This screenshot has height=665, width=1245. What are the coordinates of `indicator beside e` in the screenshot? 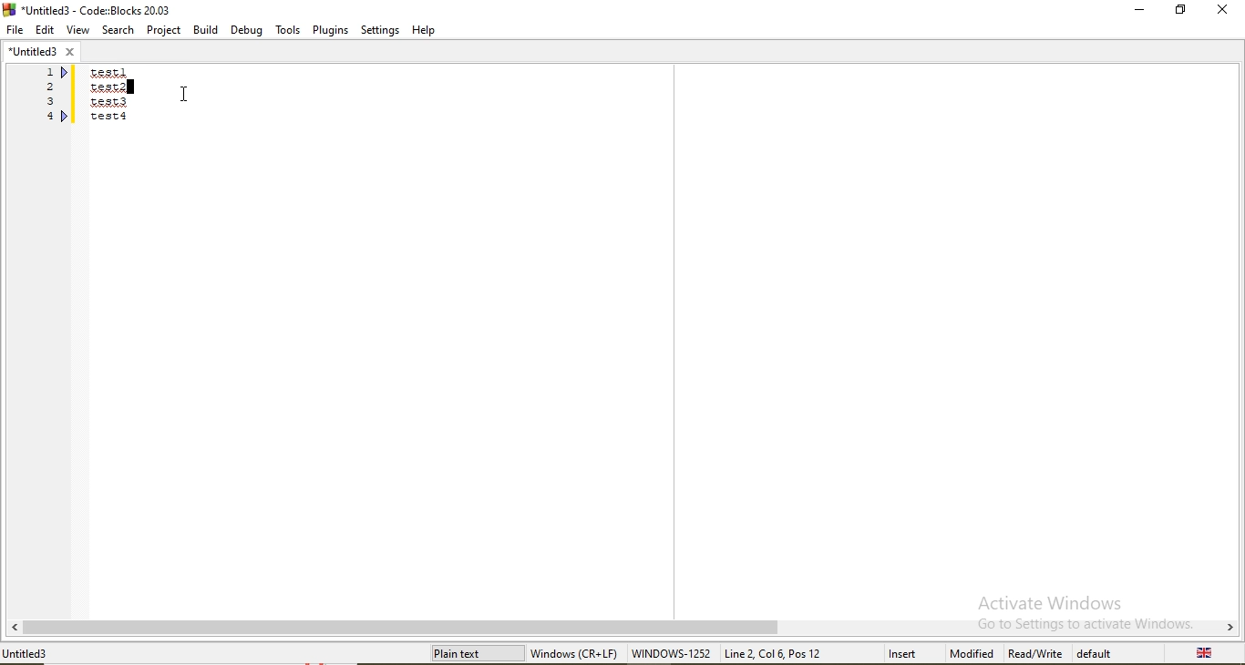 It's located at (67, 116).